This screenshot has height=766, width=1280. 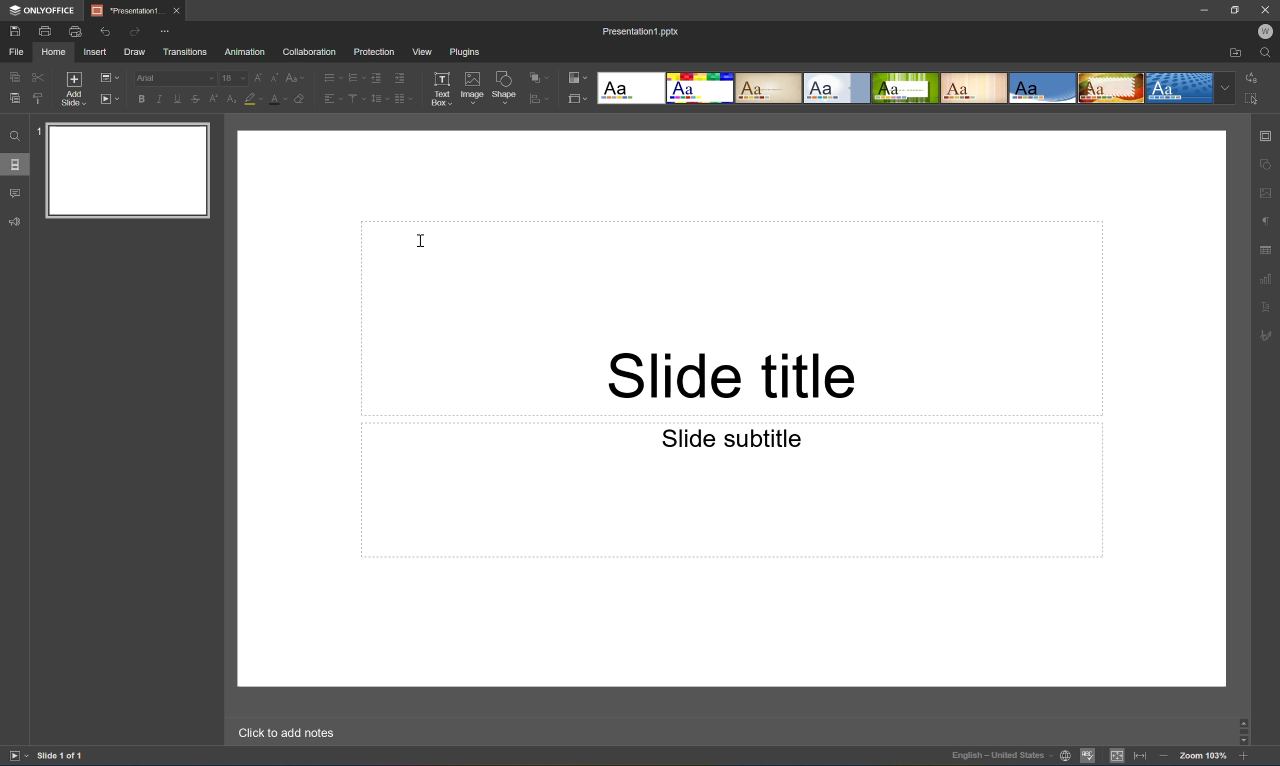 What do you see at coordinates (110, 34) in the screenshot?
I see `Undo` at bounding box center [110, 34].